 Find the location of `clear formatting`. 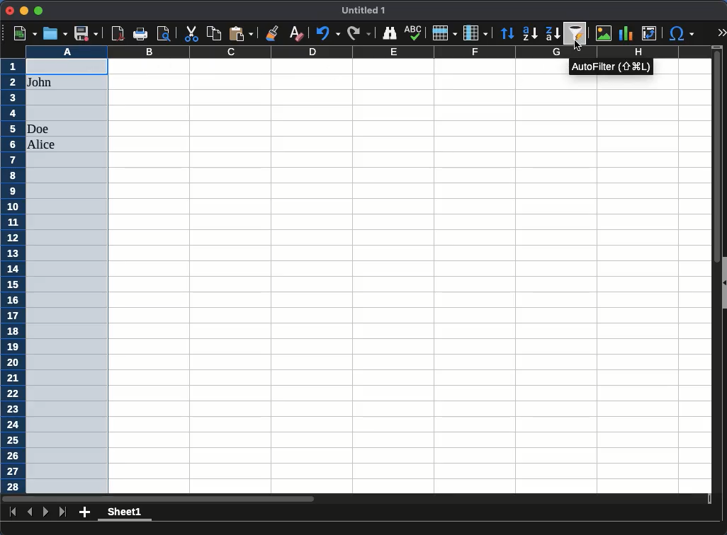

clear formatting is located at coordinates (295, 34).